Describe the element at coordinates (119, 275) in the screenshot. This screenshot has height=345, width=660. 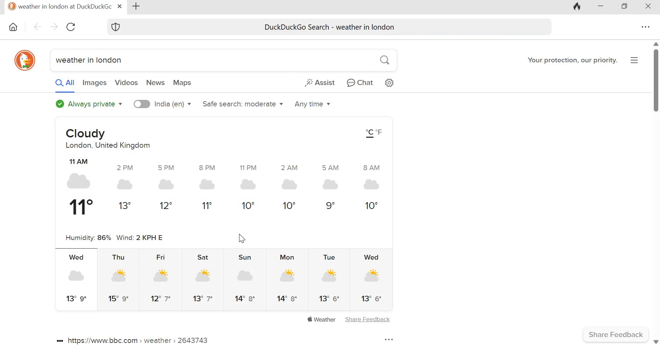
I see `Indicates partly sunny` at that location.